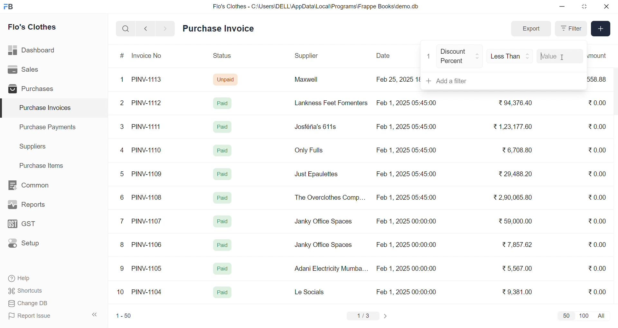  I want to click on 8, so click(122, 245).